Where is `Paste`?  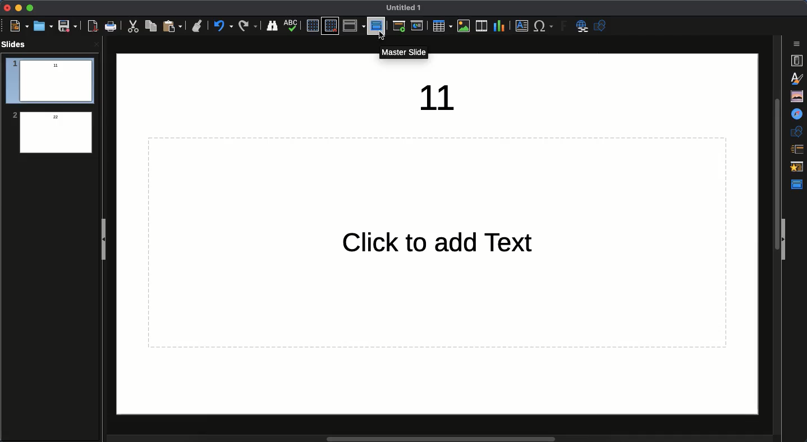 Paste is located at coordinates (173, 26).